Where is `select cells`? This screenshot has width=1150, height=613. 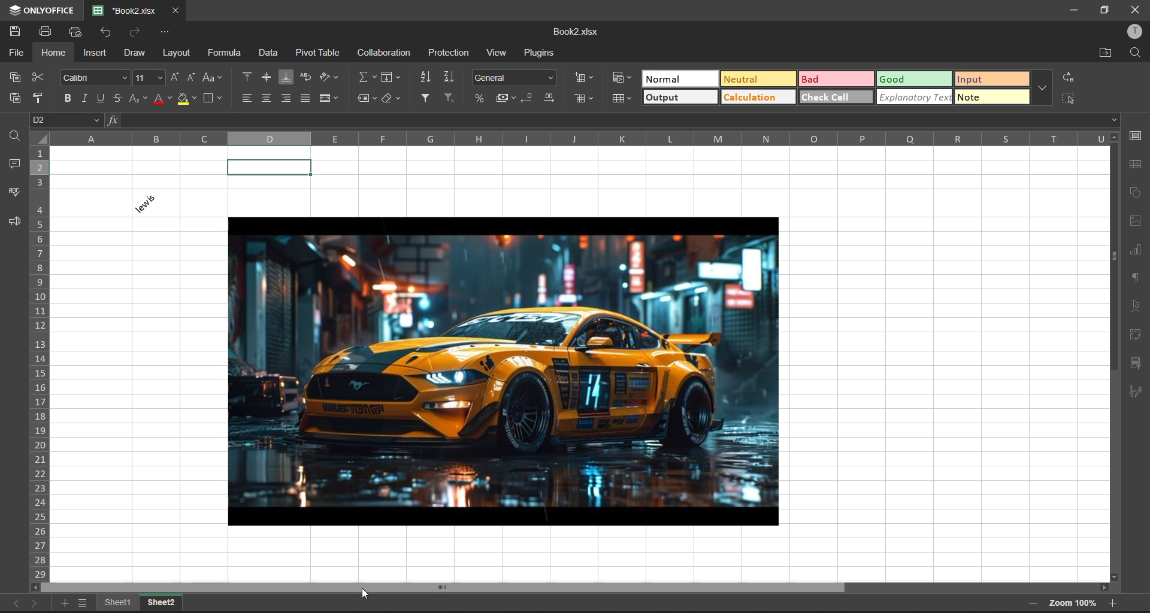
select cells is located at coordinates (1066, 98).